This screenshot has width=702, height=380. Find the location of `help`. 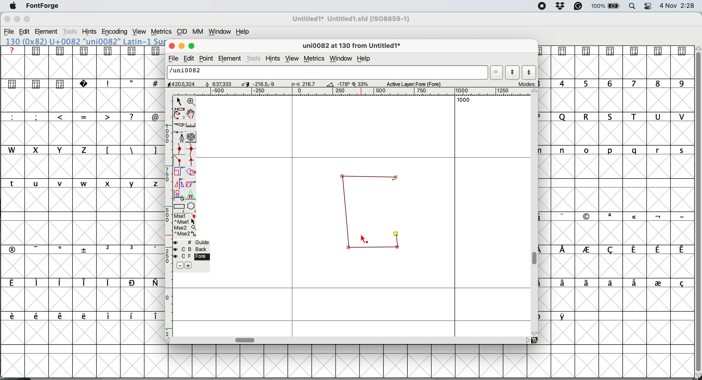

help is located at coordinates (365, 59).